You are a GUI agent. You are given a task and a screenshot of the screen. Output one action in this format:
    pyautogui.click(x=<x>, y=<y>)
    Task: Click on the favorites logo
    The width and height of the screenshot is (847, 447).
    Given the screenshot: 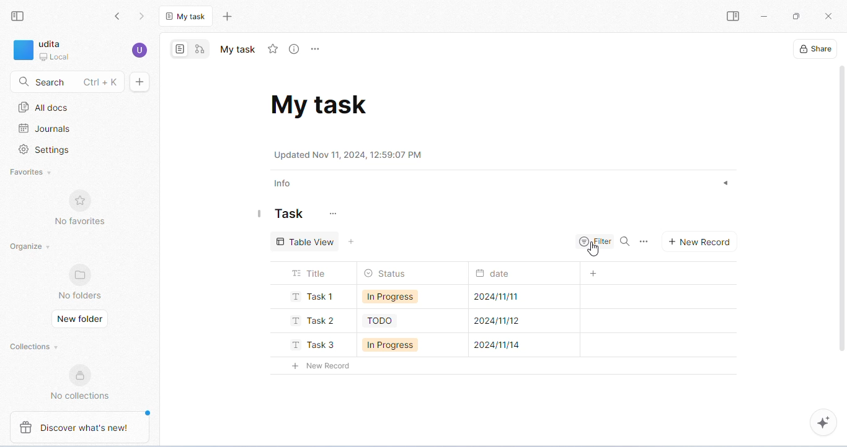 What is the action you would take?
    pyautogui.click(x=78, y=275)
    